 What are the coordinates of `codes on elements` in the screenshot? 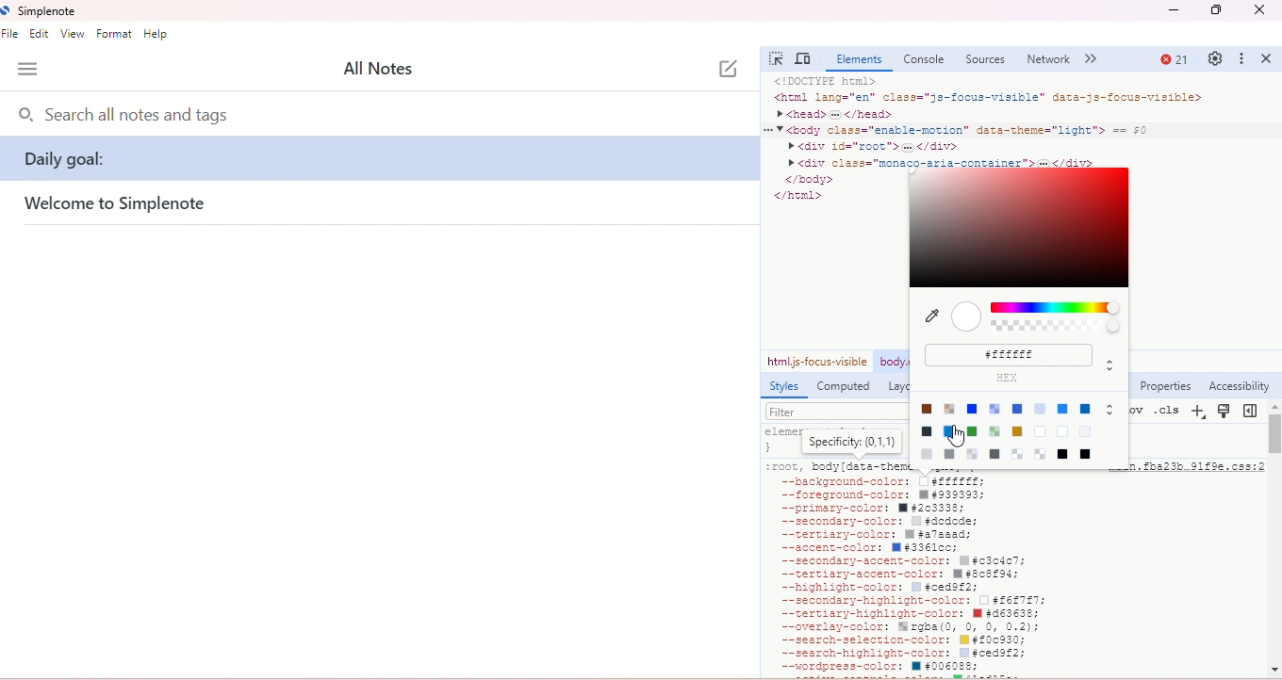 It's located at (1007, 120).